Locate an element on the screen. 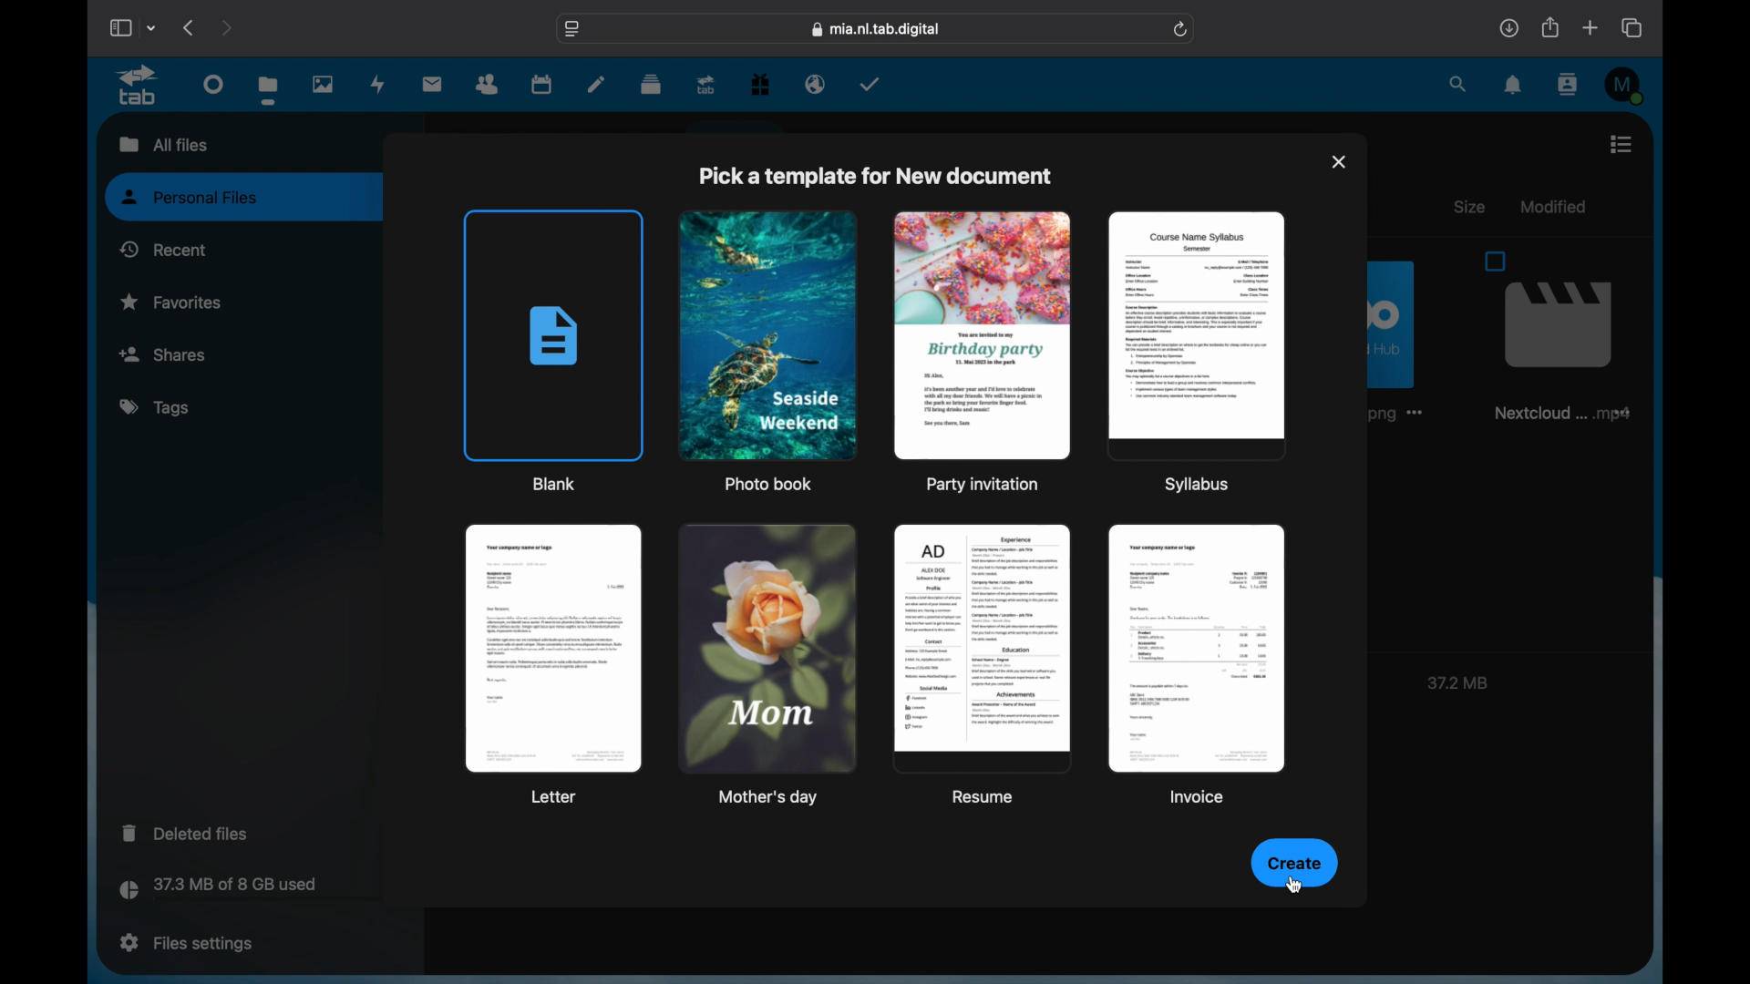  show sidebar is located at coordinates (119, 27).